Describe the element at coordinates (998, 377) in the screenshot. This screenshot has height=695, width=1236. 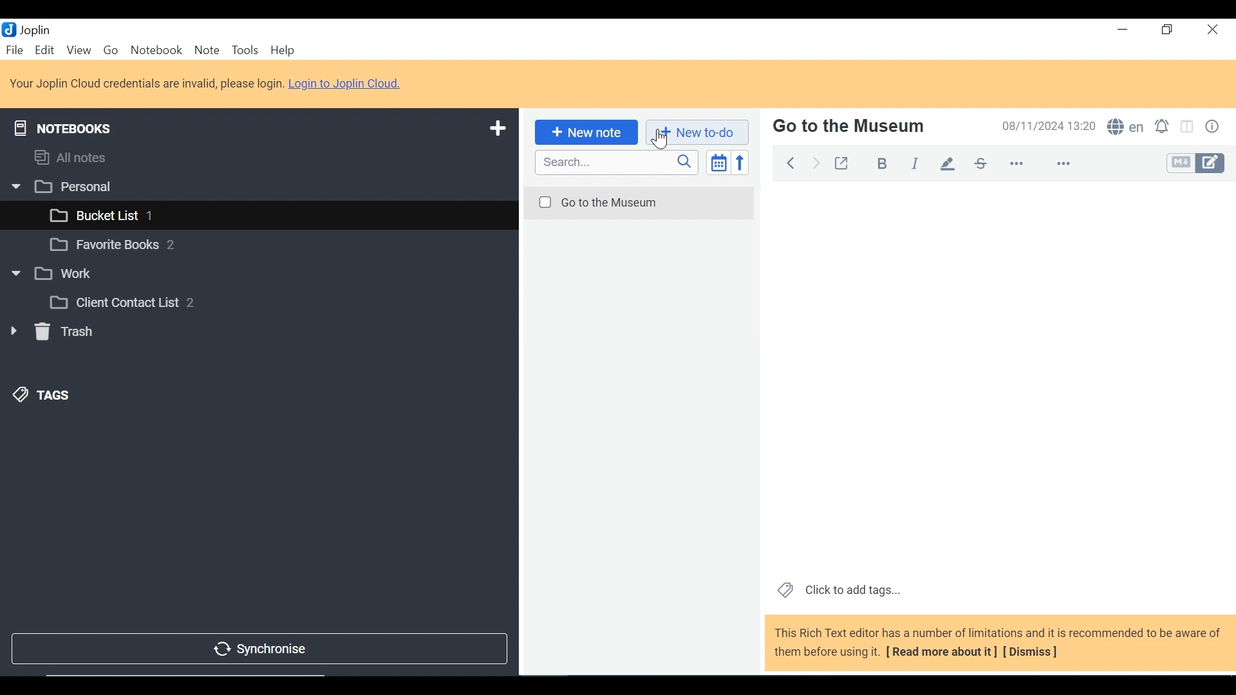
I see `Note View` at that location.